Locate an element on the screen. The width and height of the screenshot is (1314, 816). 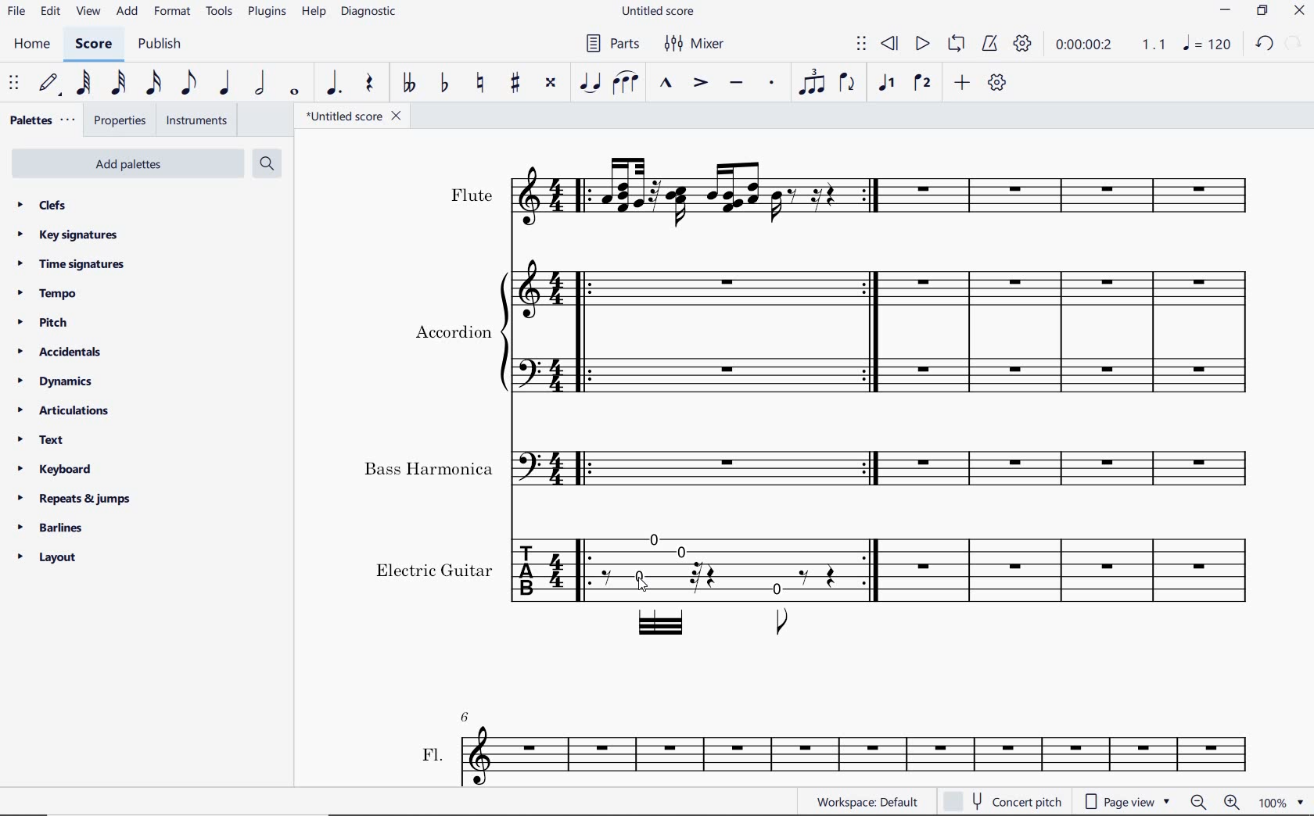
restore down is located at coordinates (1262, 12).